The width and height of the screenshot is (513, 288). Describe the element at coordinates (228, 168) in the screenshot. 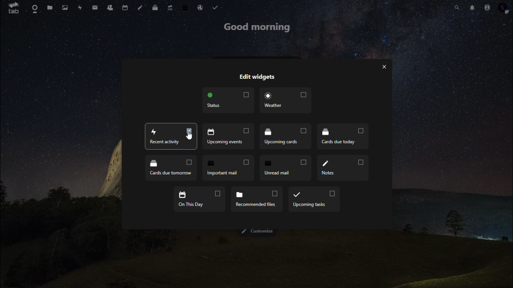

I see `important mail` at that location.